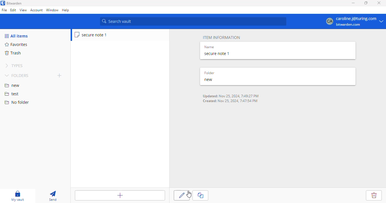  Describe the element at coordinates (4, 10) in the screenshot. I see `file` at that location.